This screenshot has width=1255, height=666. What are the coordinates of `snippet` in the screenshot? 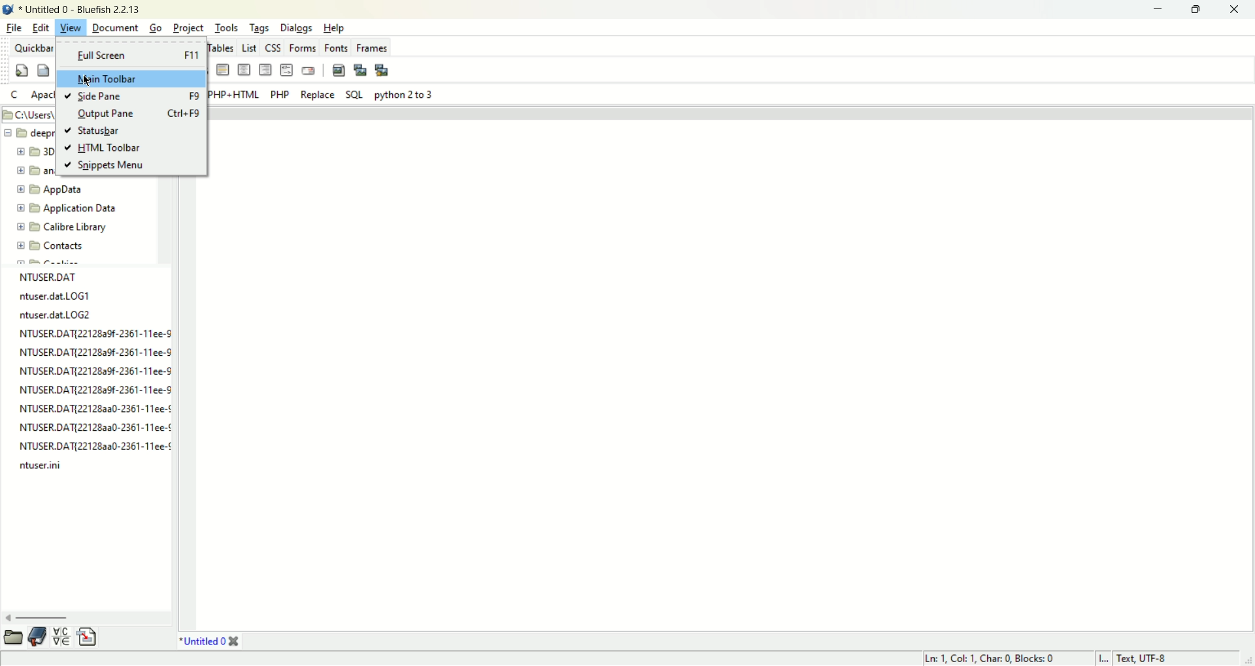 It's located at (88, 639).